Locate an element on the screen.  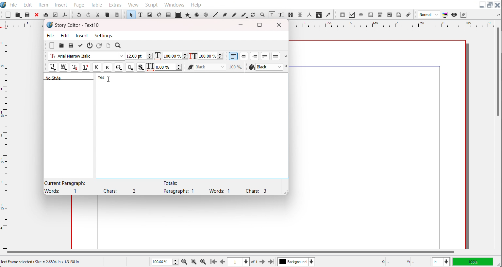
PDF Push button is located at coordinates (343, 14).